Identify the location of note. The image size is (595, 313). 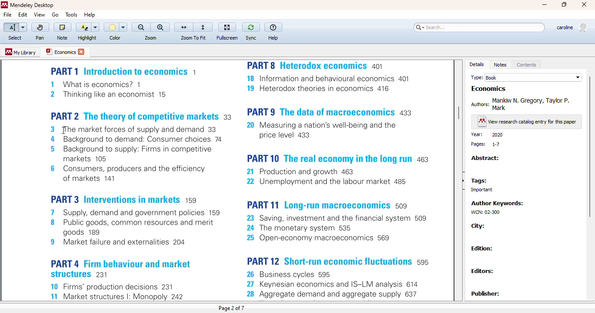
(62, 28).